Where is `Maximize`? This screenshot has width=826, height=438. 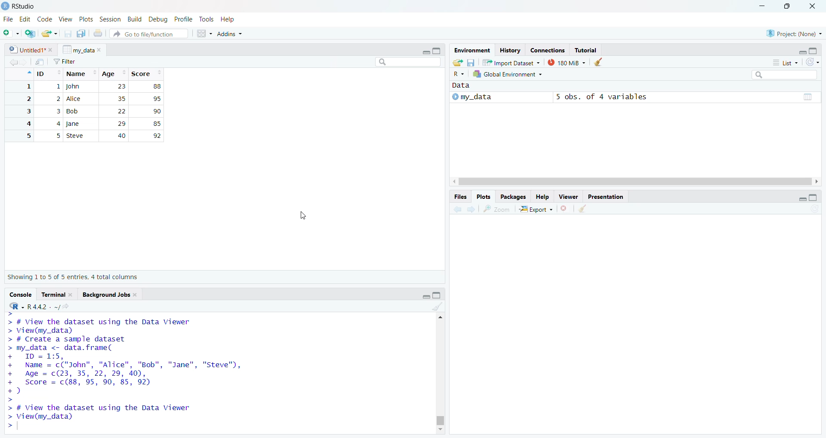 Maximize is located at coordinates (437, 295).